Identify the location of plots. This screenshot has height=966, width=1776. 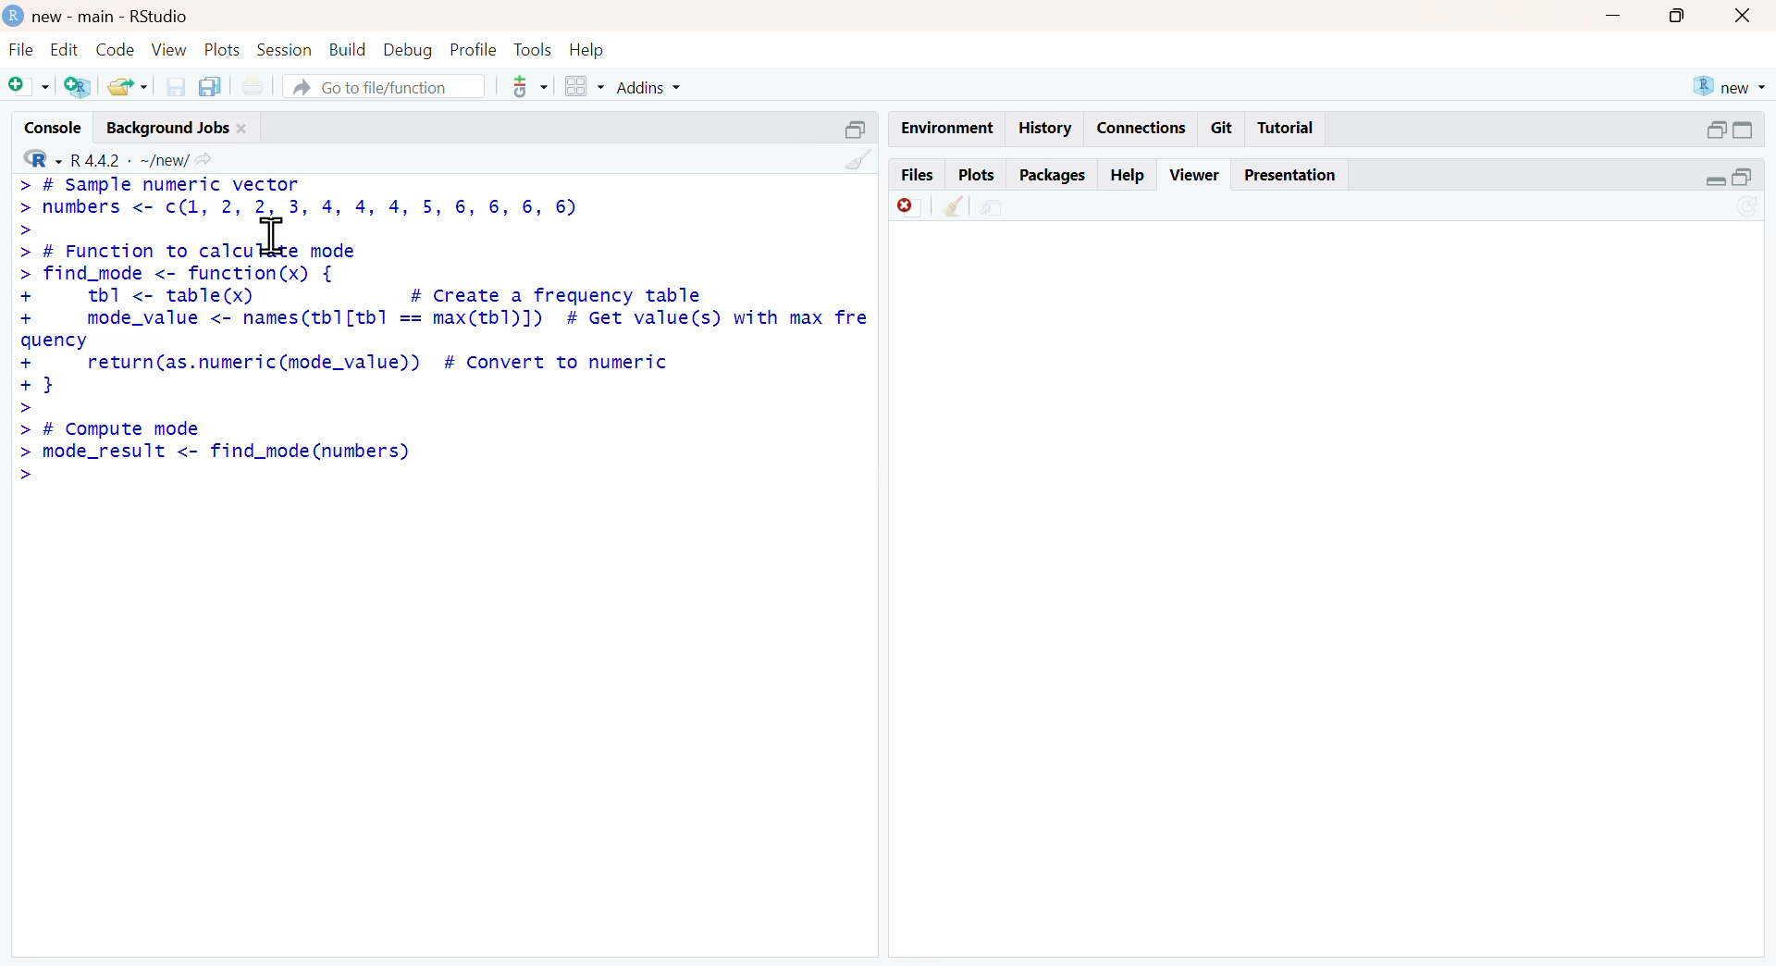
(224, 49).